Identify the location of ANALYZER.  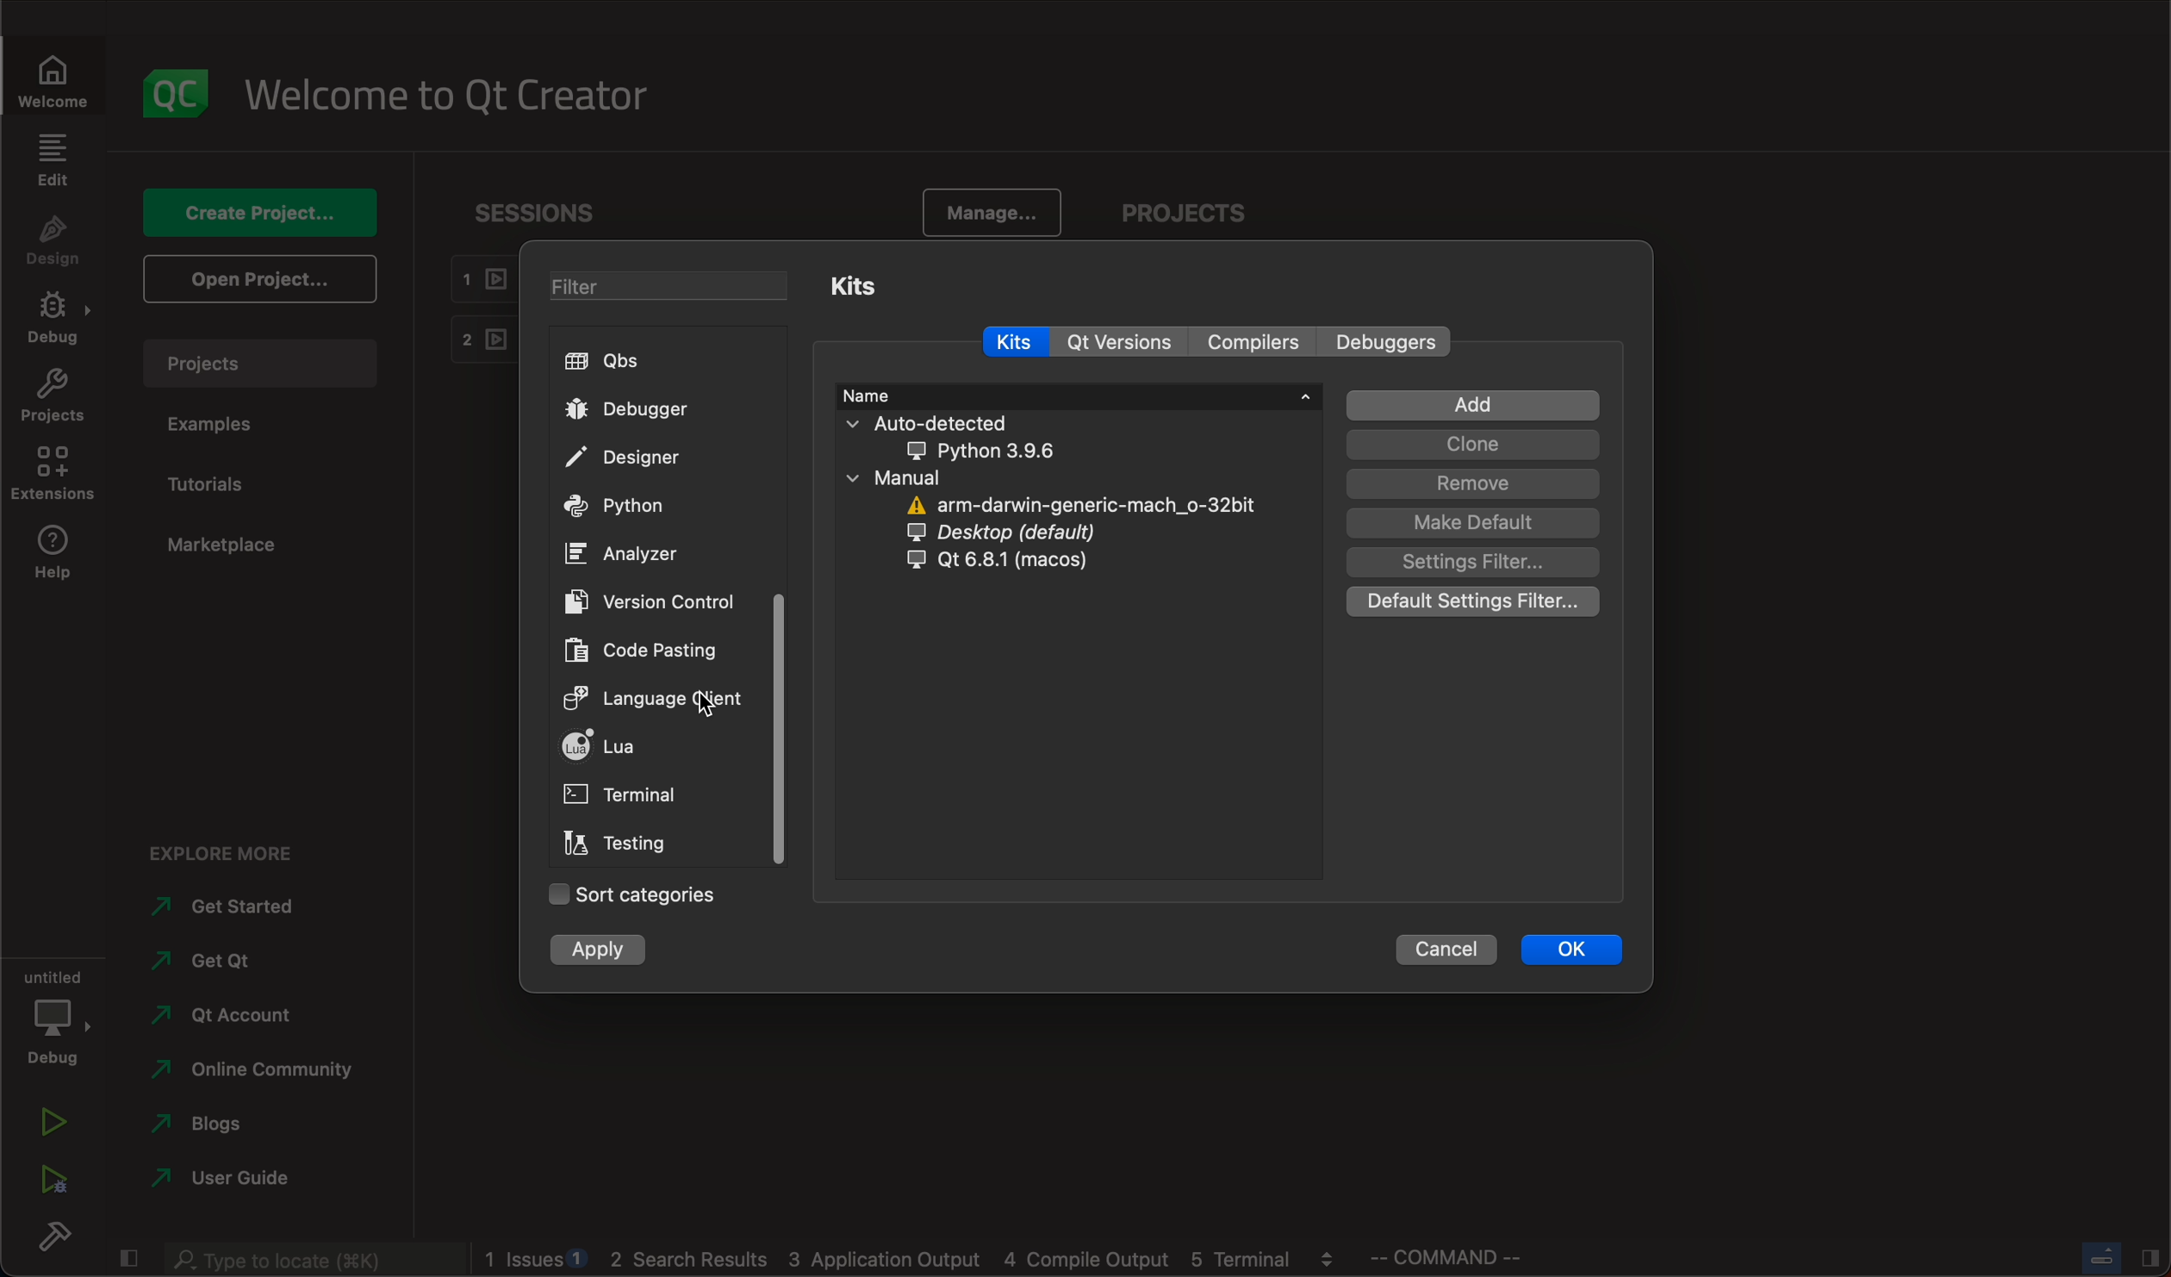
(636, 554).